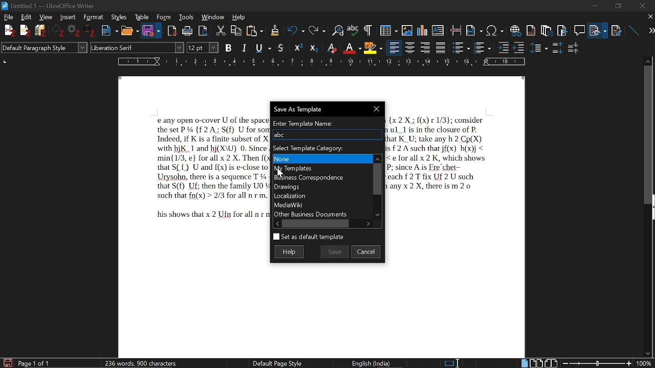 The width and height of the screenshot is (655, 368). I want to click on Name of the template, so click(326, 134).